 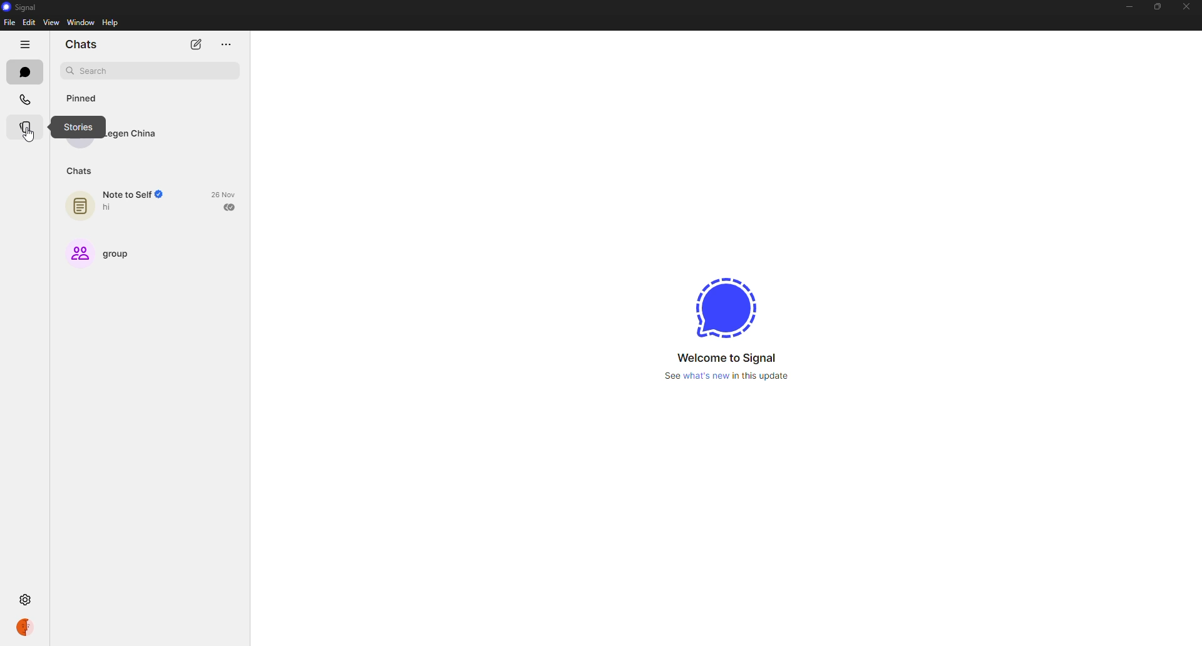 What do you see at coordinates (223, 43) in the screenshot?
I see `more` at bounding box center [223, 43].